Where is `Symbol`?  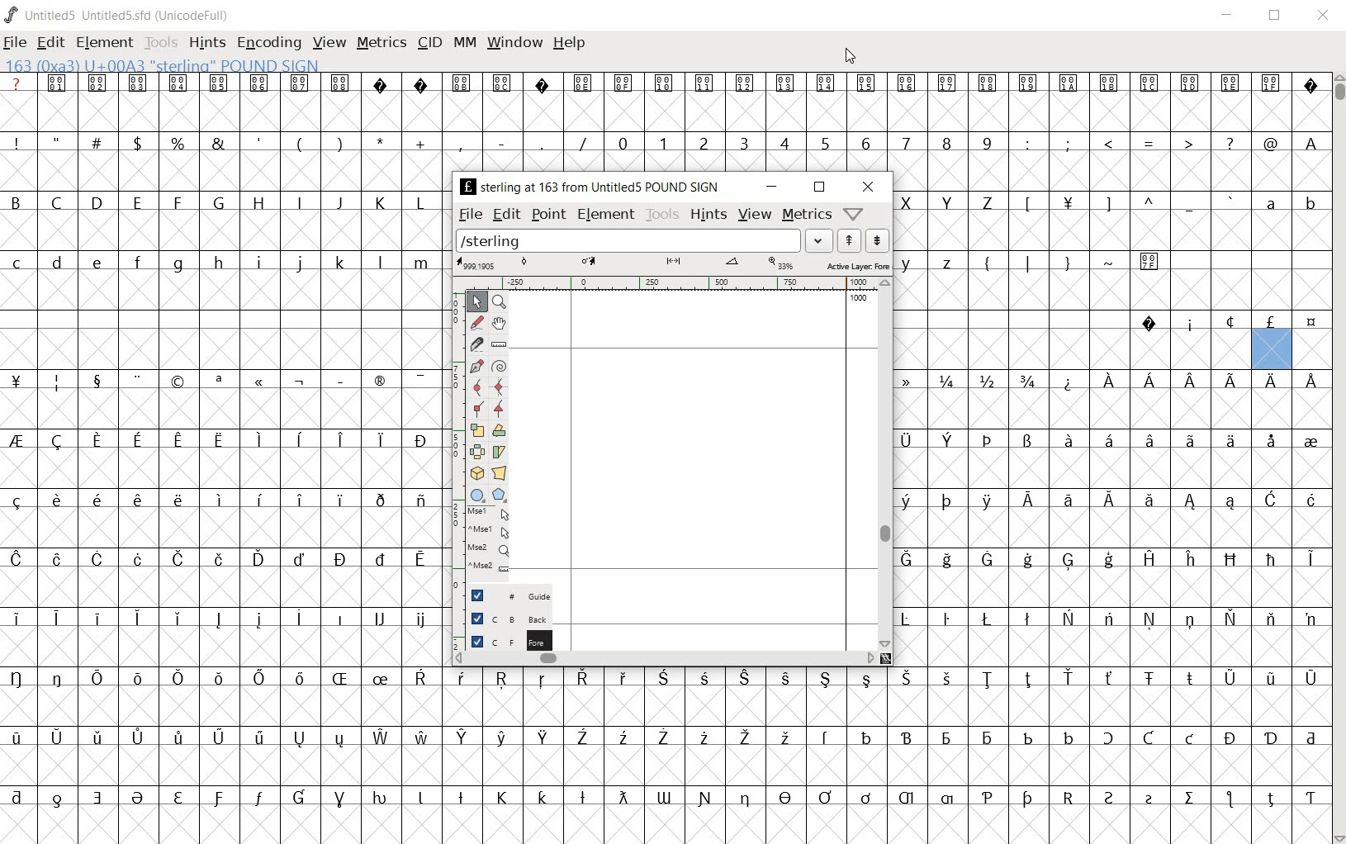
Symbol is located at coordinates (1228, 678).